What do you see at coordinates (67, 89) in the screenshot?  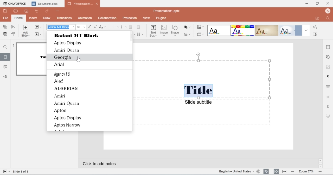 I see `ALGERIAN` at bounding box center [67, 89].